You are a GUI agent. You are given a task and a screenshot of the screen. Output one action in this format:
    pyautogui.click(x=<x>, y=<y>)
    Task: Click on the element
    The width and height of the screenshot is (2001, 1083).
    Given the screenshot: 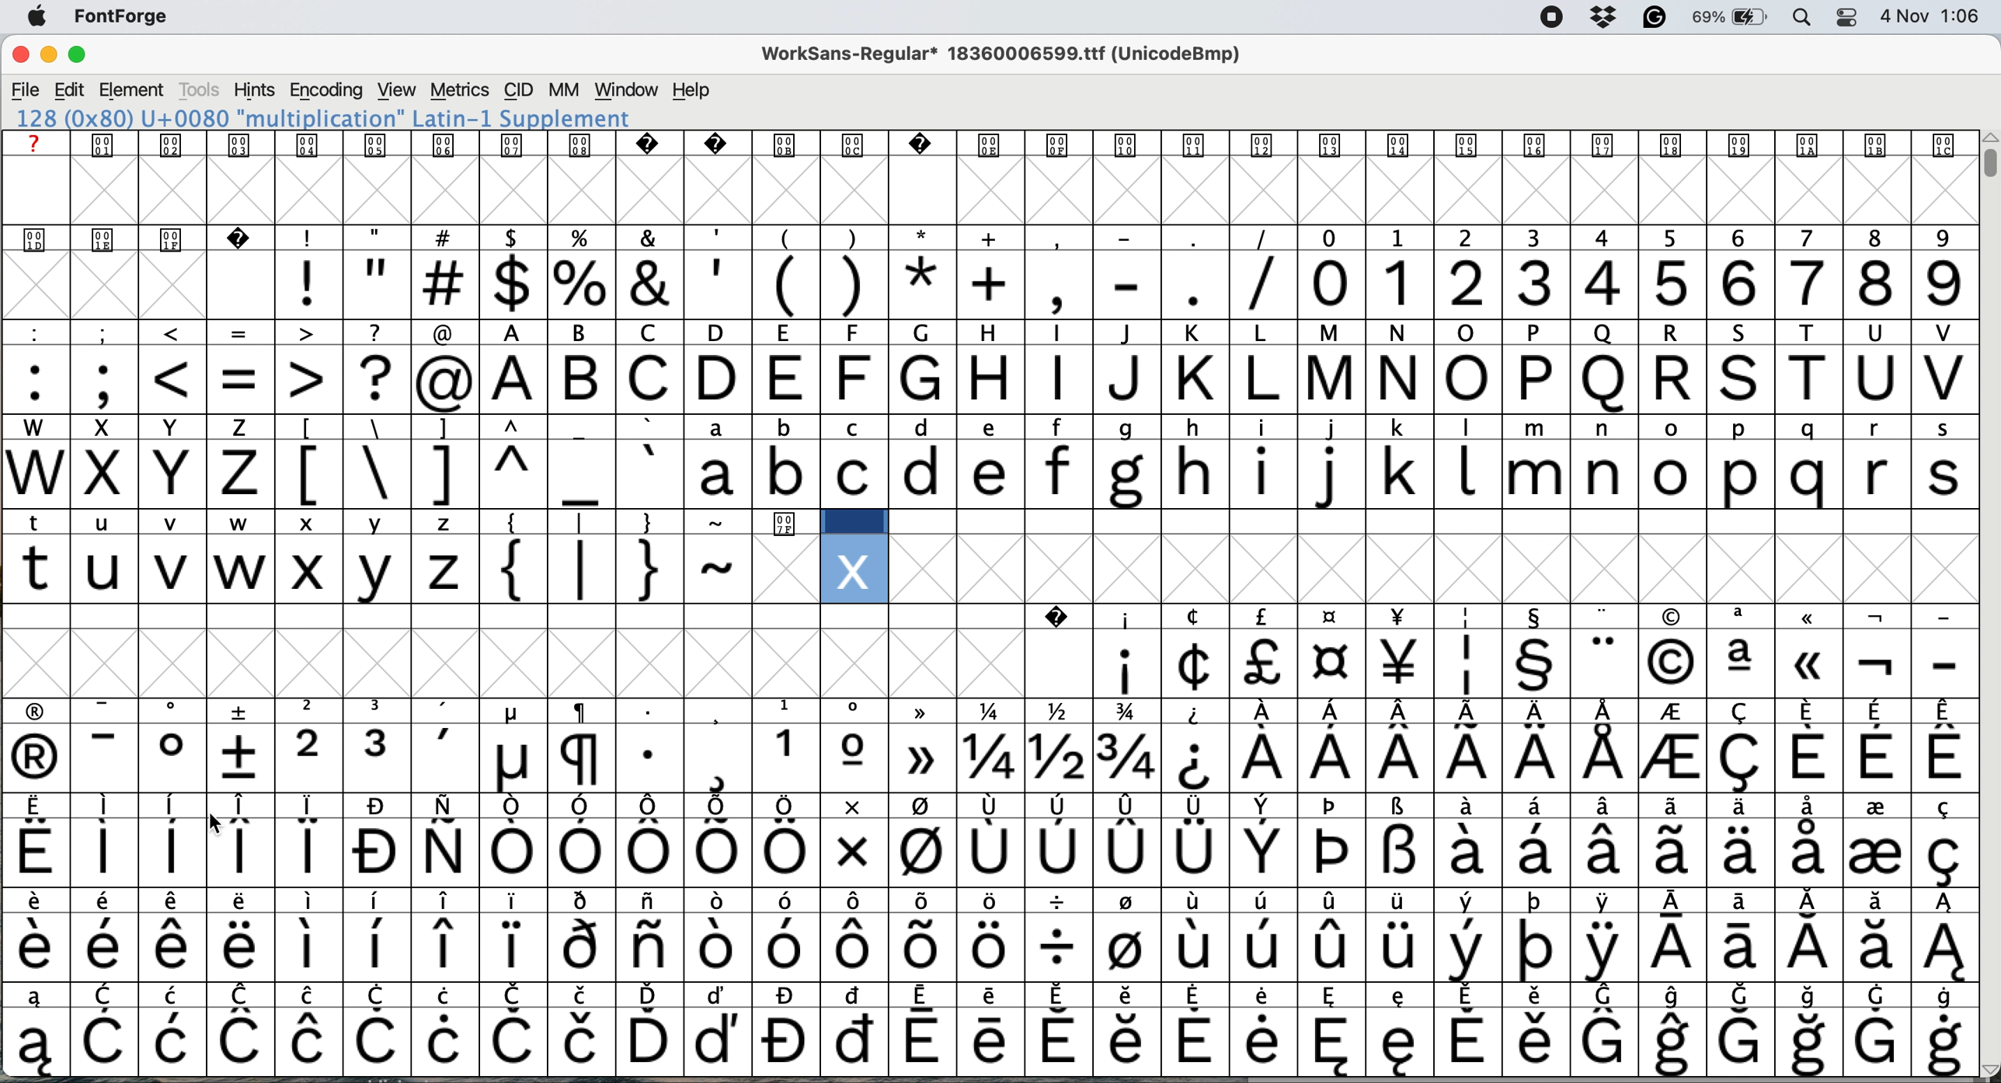 What is the action you would take?
    pyautogui.click(x=135, y=91)
    